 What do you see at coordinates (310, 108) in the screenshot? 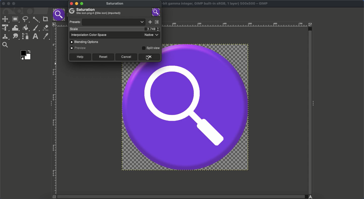
I see `Scroll` at bounding box center [310, 108].